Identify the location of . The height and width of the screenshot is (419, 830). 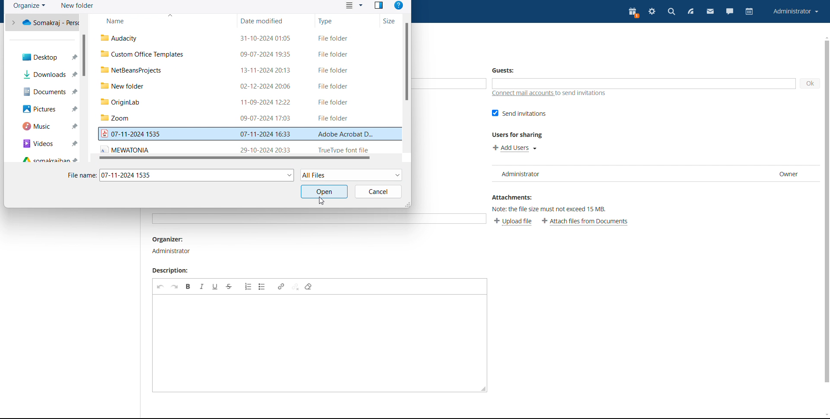
(379, 194).